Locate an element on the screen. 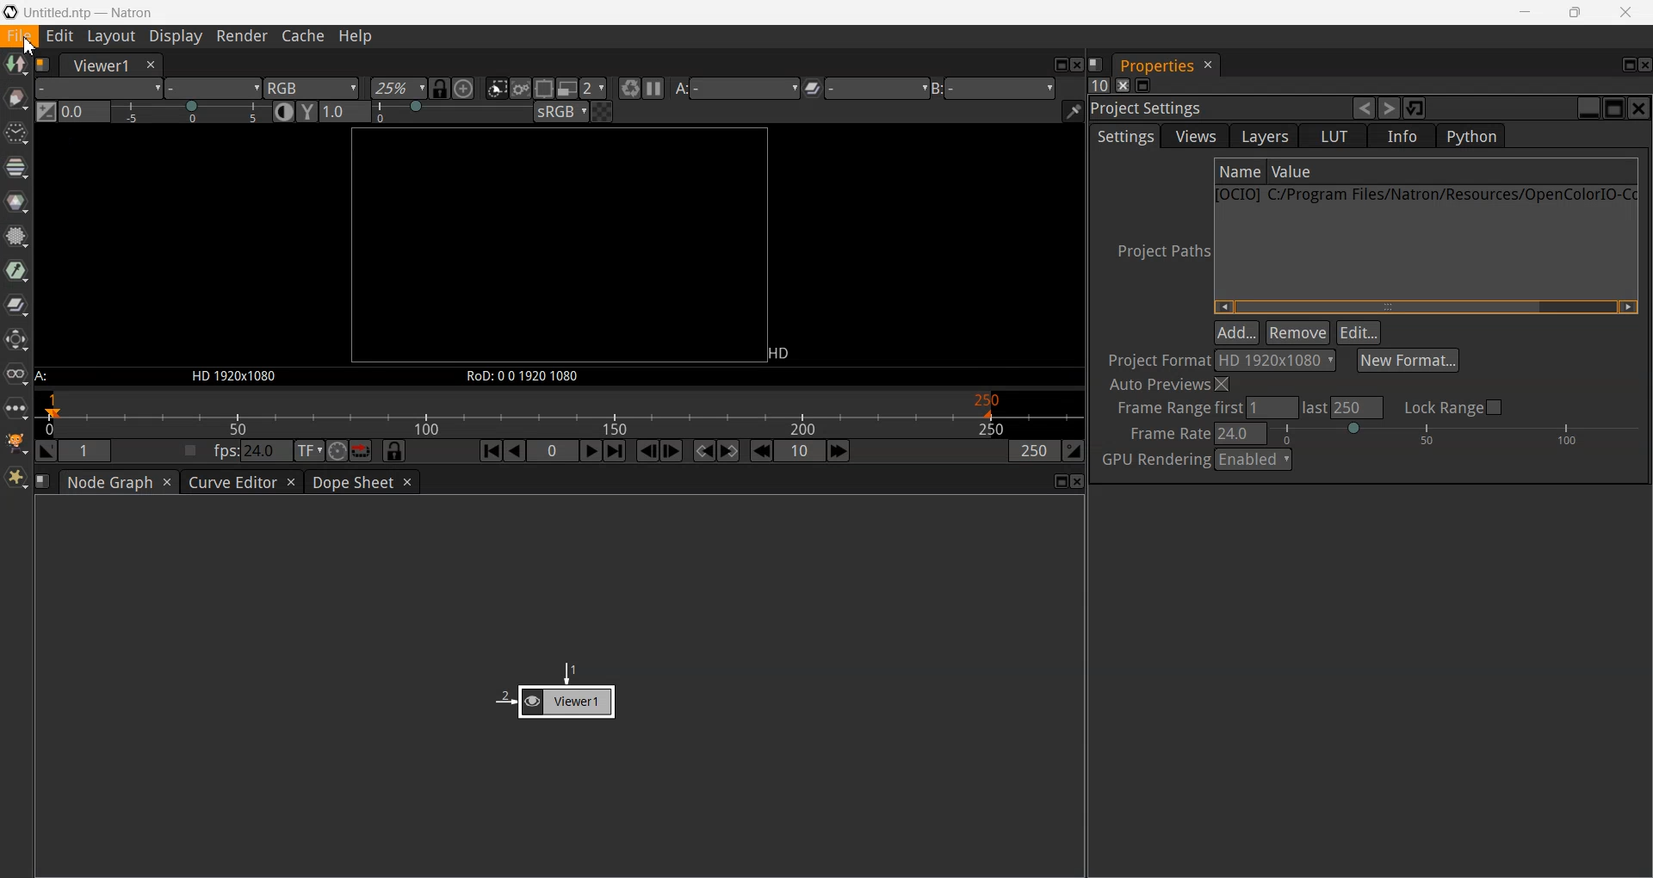 The image size is (1653, 878). Turbo Mode is located at coordinates (337, 450).